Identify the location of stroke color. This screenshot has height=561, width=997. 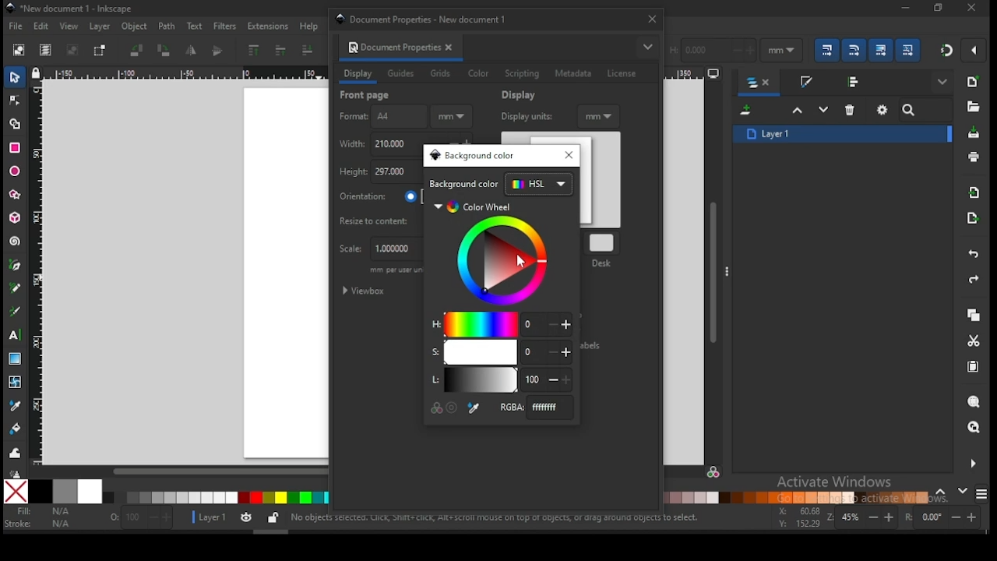
(38, 523).